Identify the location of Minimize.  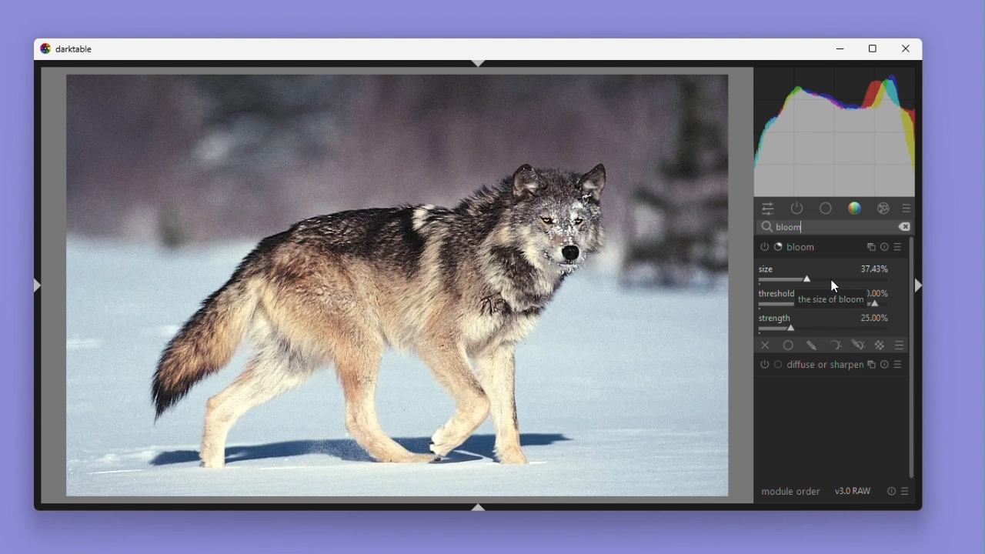
(841, 49).